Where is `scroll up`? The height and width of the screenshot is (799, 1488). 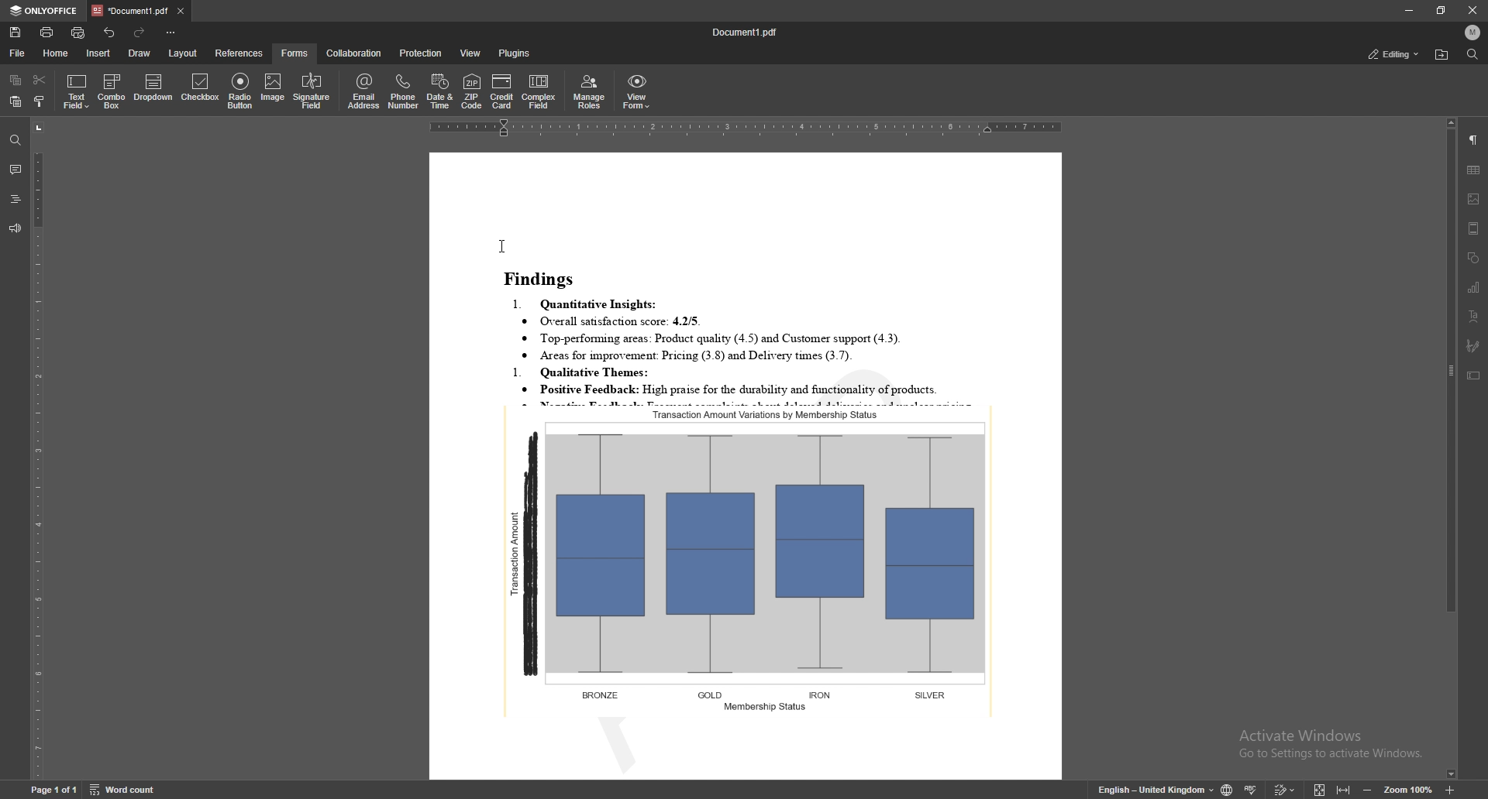
scroll up is located at coordinates (1450, 123).